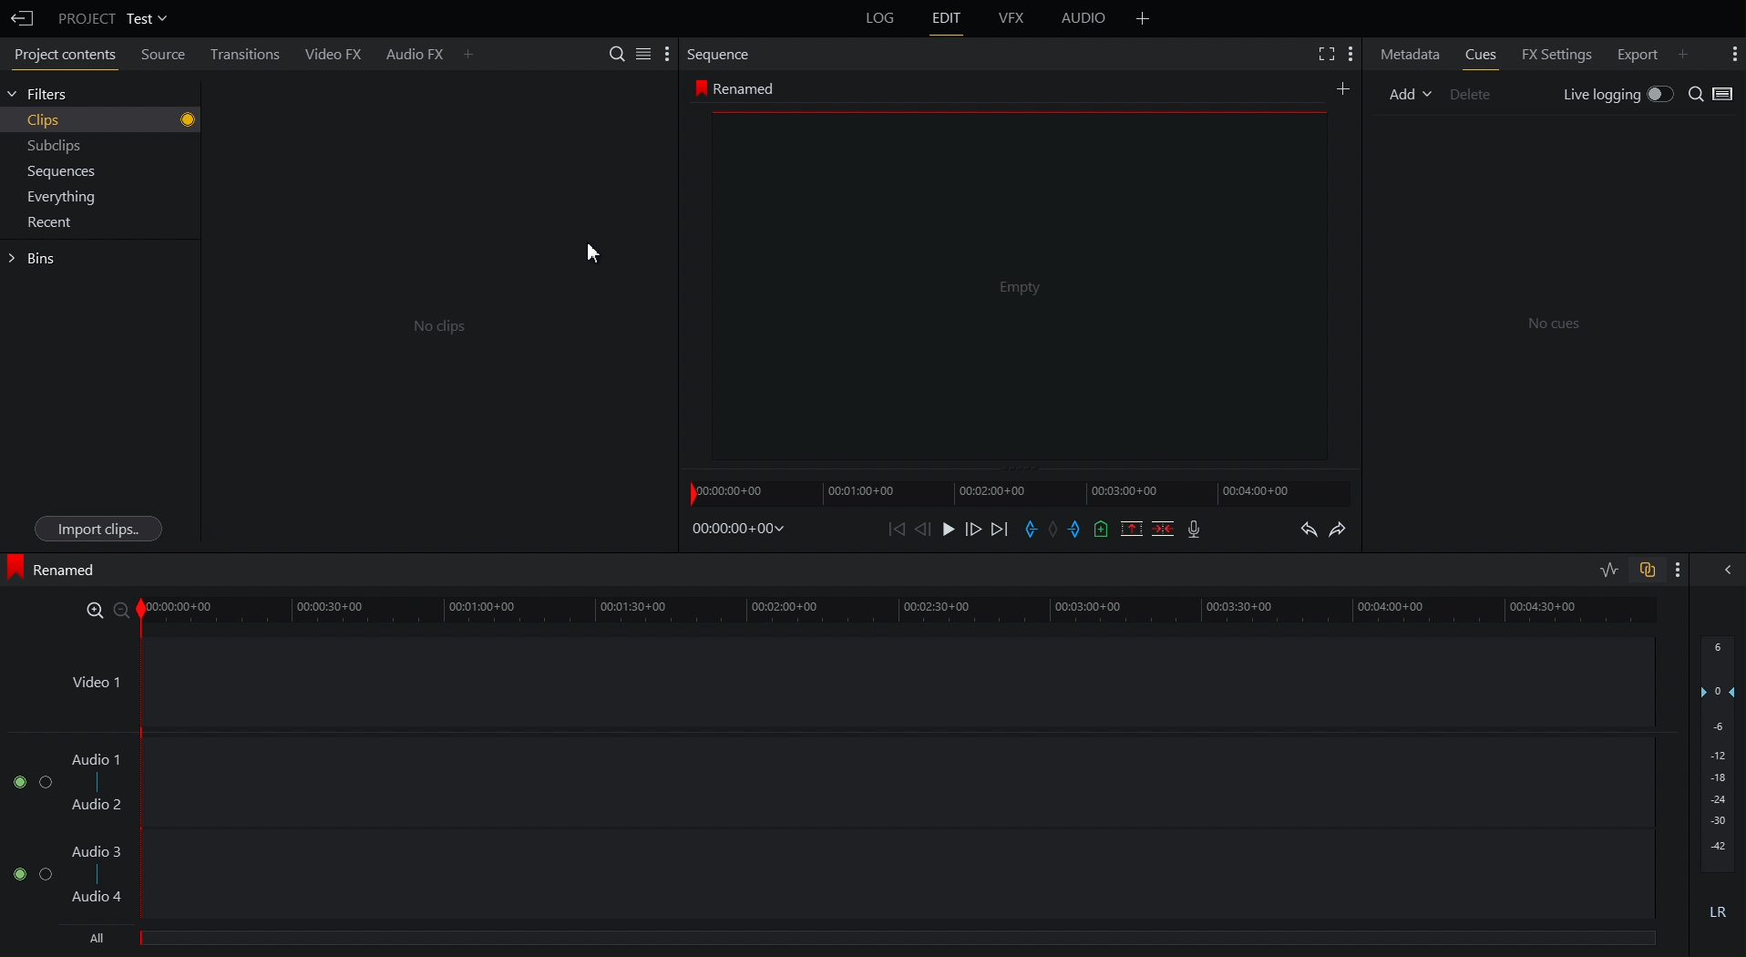  Describe the element at coordinates (721, 53) in the screenshot. I see `Sequence` at that location.